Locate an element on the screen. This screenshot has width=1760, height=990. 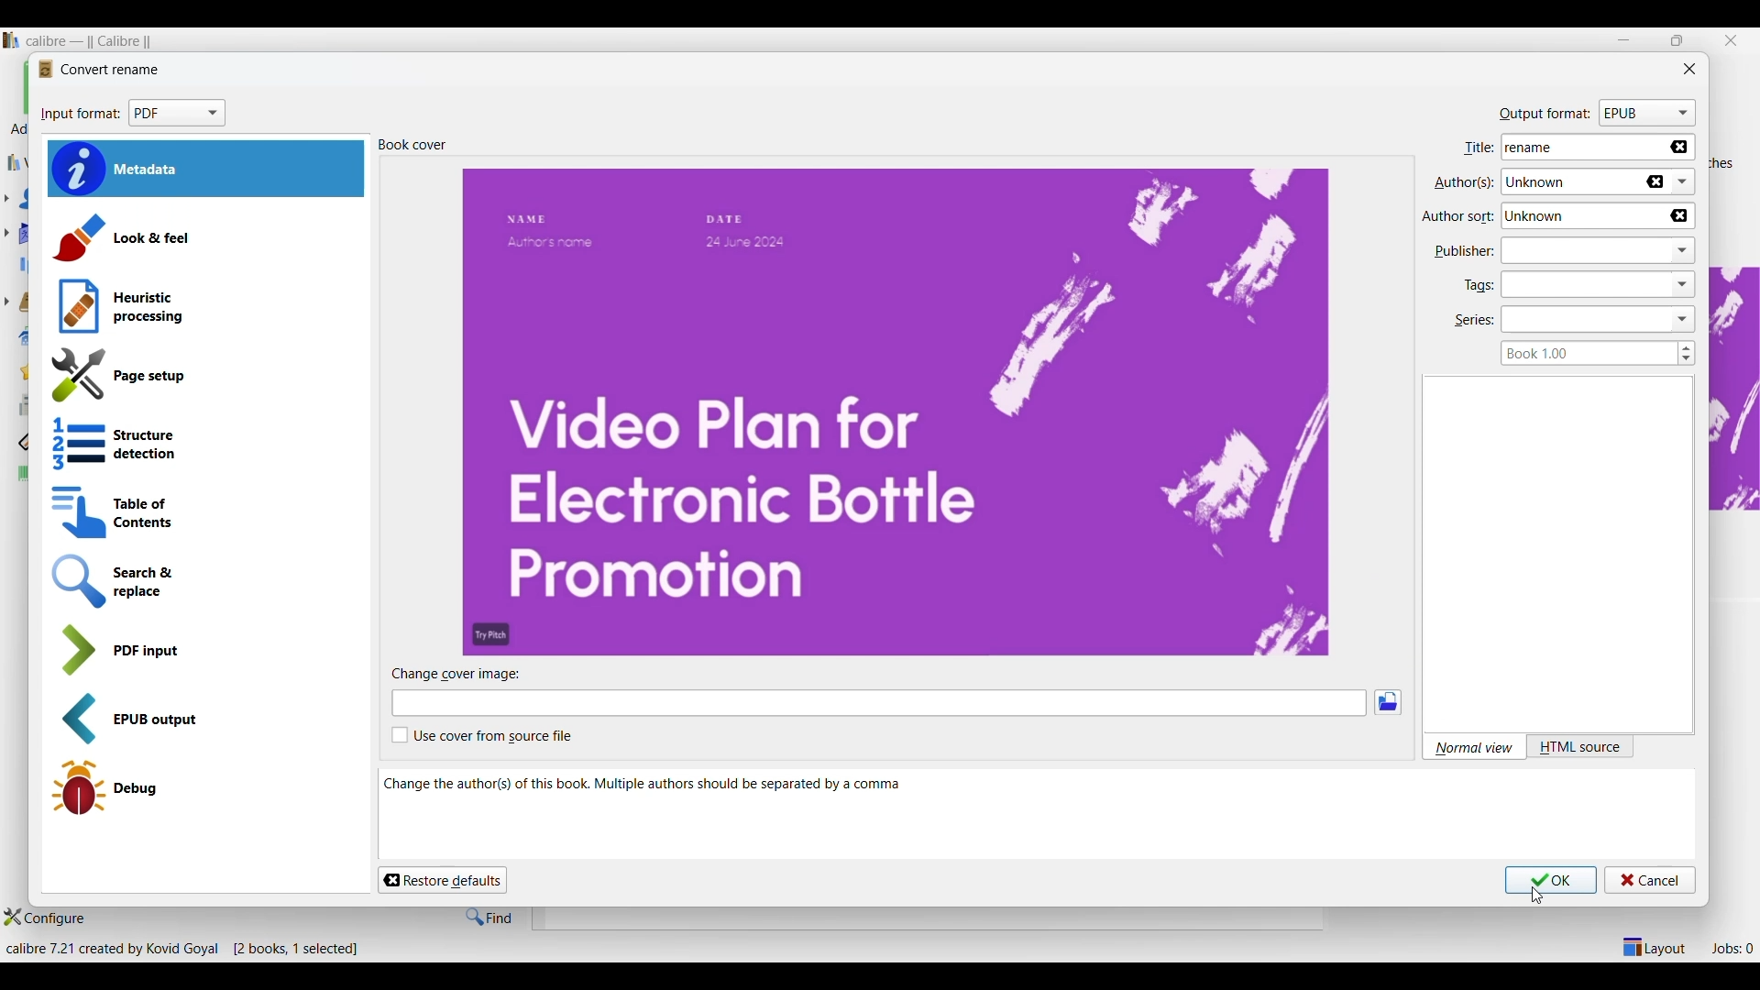
Author name is located at coordinates (1585, 216).